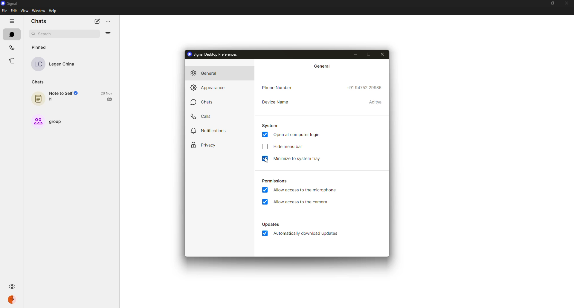  What do you see at coordinates (265, 234) in the screenshot?
I see `enabled` at bounding box center [265, 234].